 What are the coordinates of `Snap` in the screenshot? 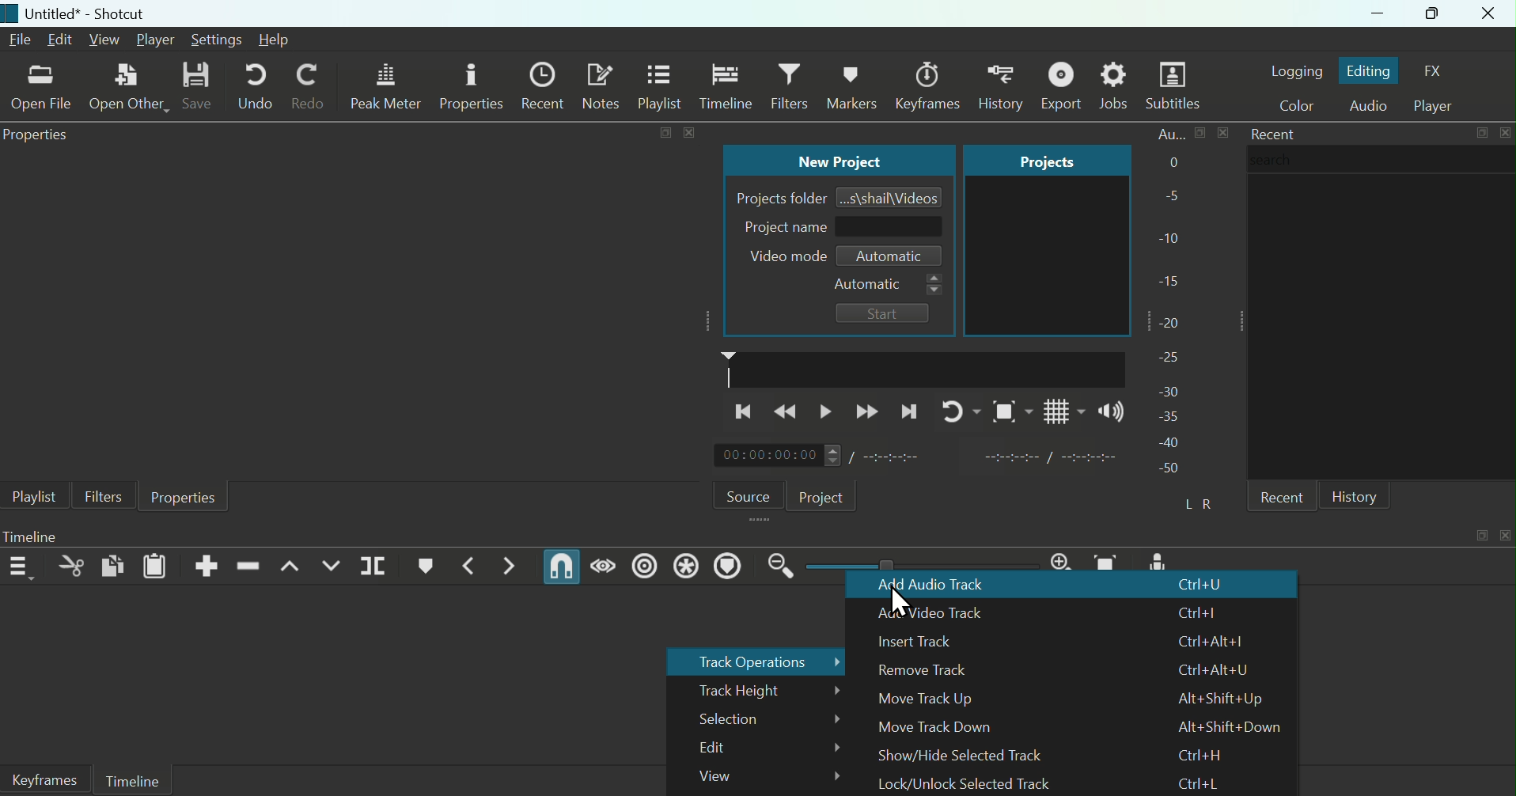 It's located at (562, 567).